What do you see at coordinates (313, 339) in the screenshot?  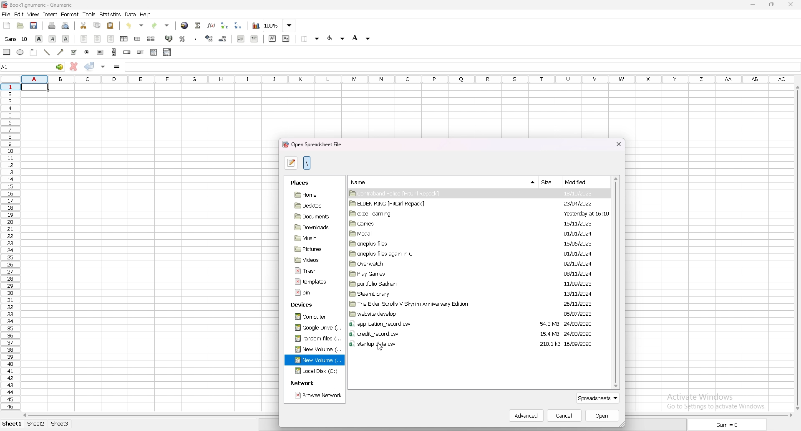 I see `folder` at bounding box center [313, 339].